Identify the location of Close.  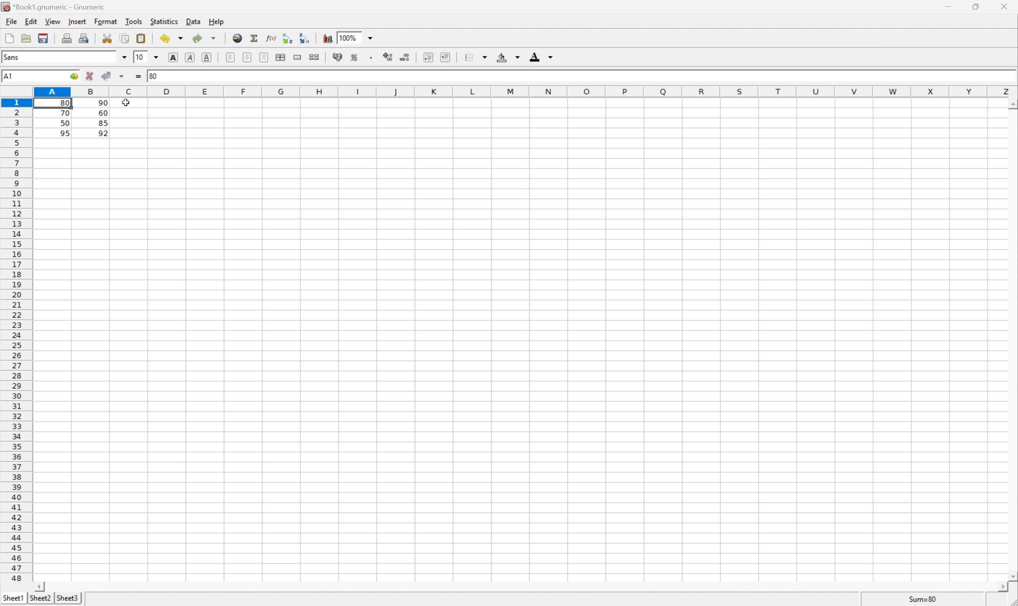
(1005, 6).